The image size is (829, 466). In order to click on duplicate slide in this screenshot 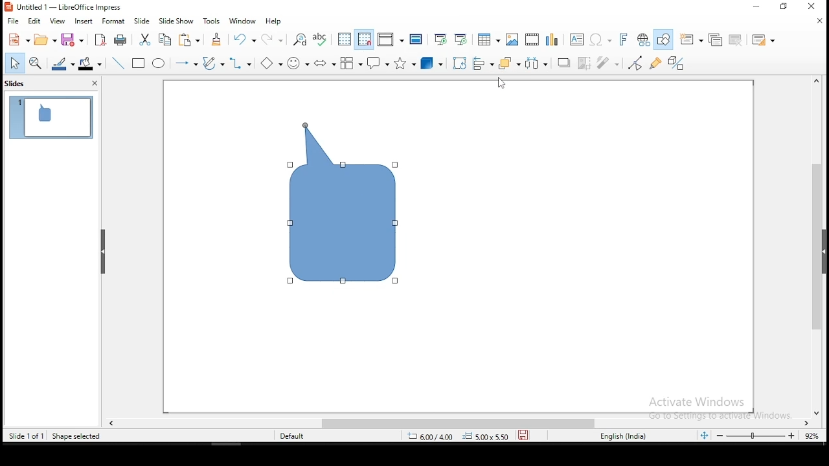, I will do `click(716, 39)`.